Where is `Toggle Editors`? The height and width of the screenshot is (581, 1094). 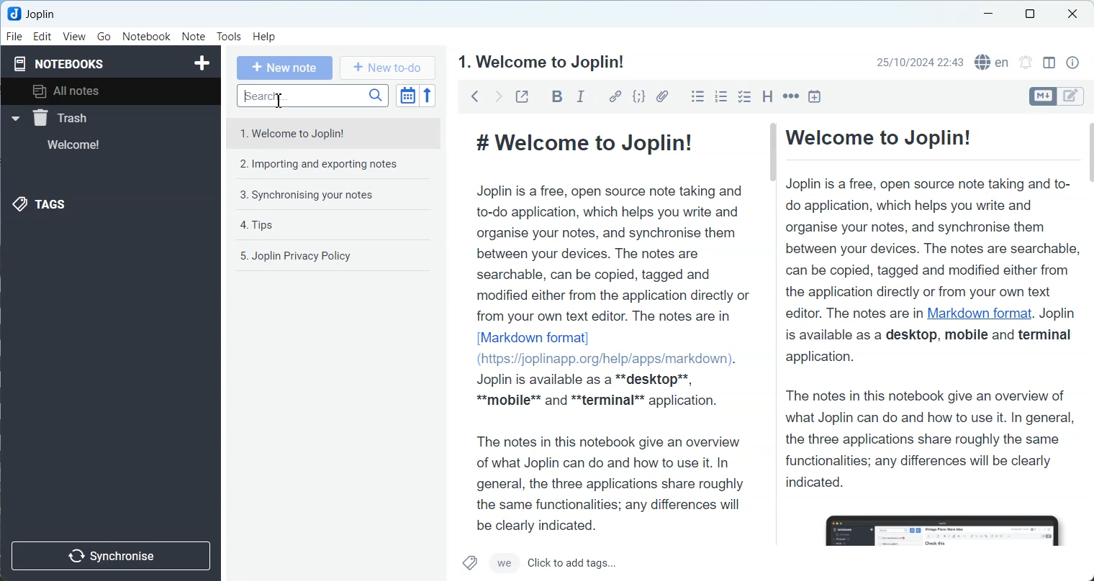 Toggle Editors is located at coordinates (1075, 96).